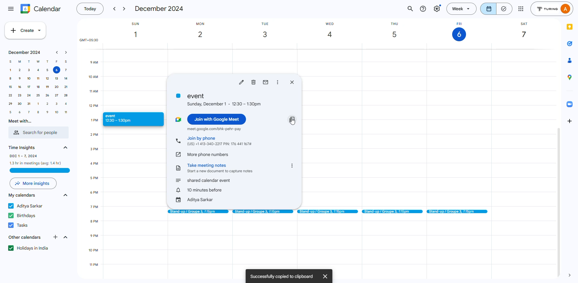 The height and width of the screenshot is (283, 578). What do you see at coordinates (27, 205) in the screenshot?
I see `name` at bounding box center [27, 205].